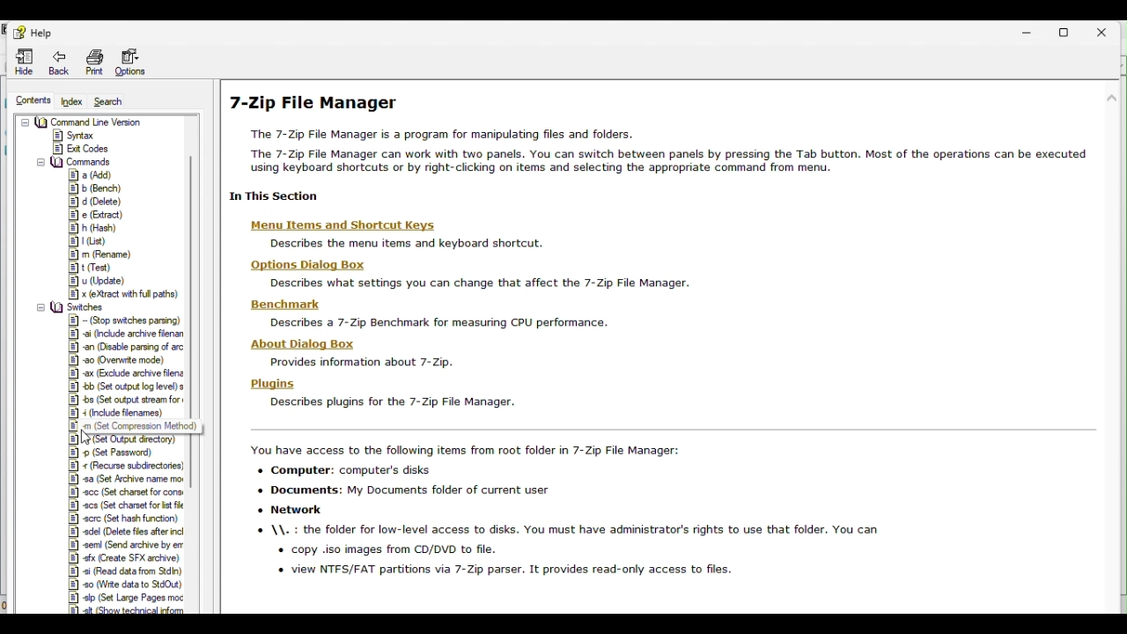 The width and height of the screenshot is (1127, 634). I want to click on bb, so click(124, 386).